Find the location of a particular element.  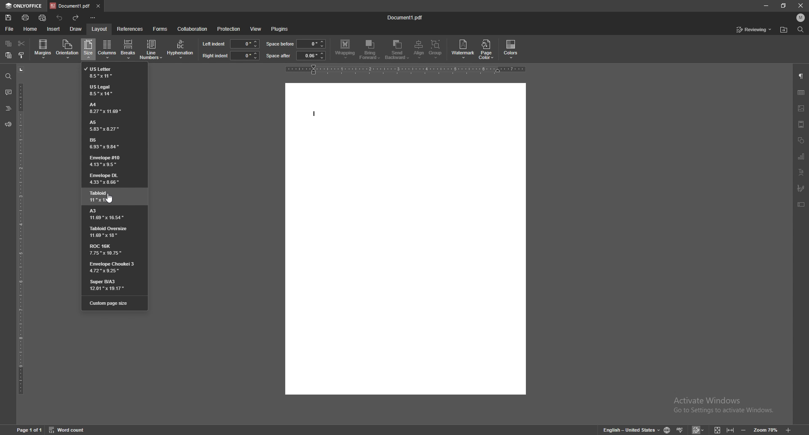

roc 16k is located at coordinates (113, 249).